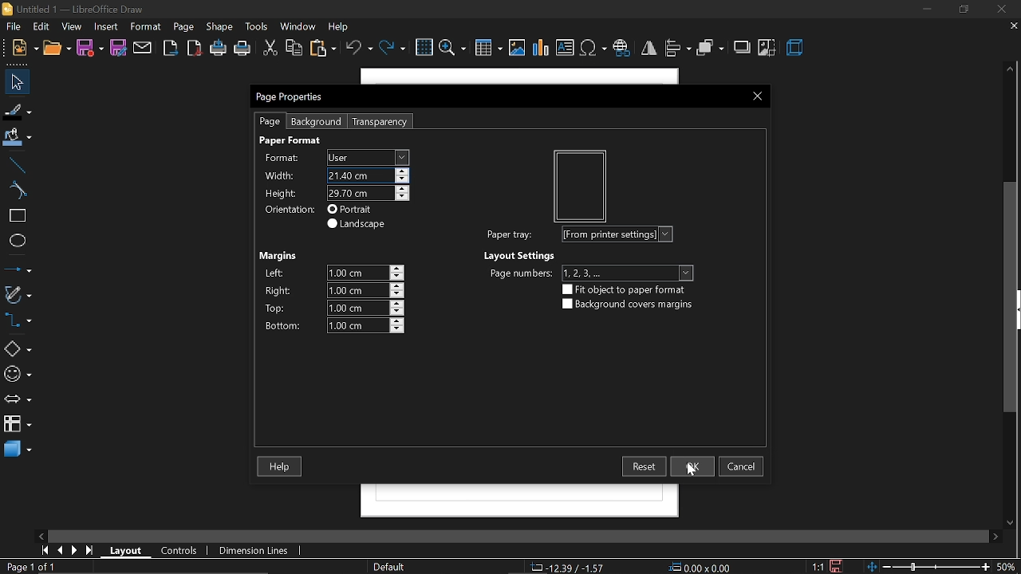 The width and height of the screenshot is (1021, 574). What do you see at coordinates (617, 234) in the screenshot?
I see `From printer settings` at bounding box center [617, 234].